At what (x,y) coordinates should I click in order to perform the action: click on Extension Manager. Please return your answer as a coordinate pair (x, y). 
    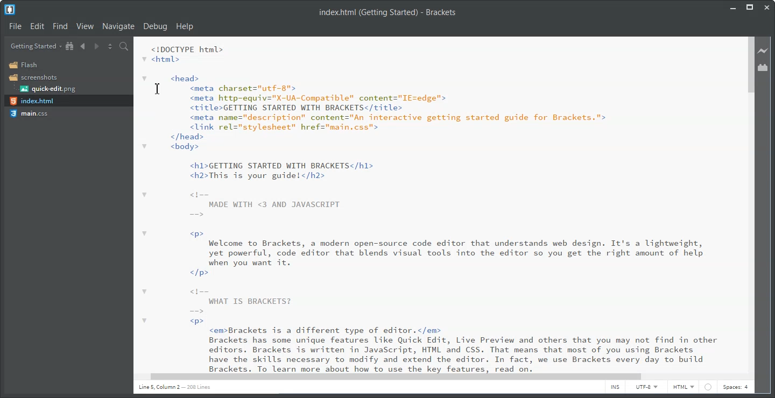
    Looking at the image, I should click on (764, 68).